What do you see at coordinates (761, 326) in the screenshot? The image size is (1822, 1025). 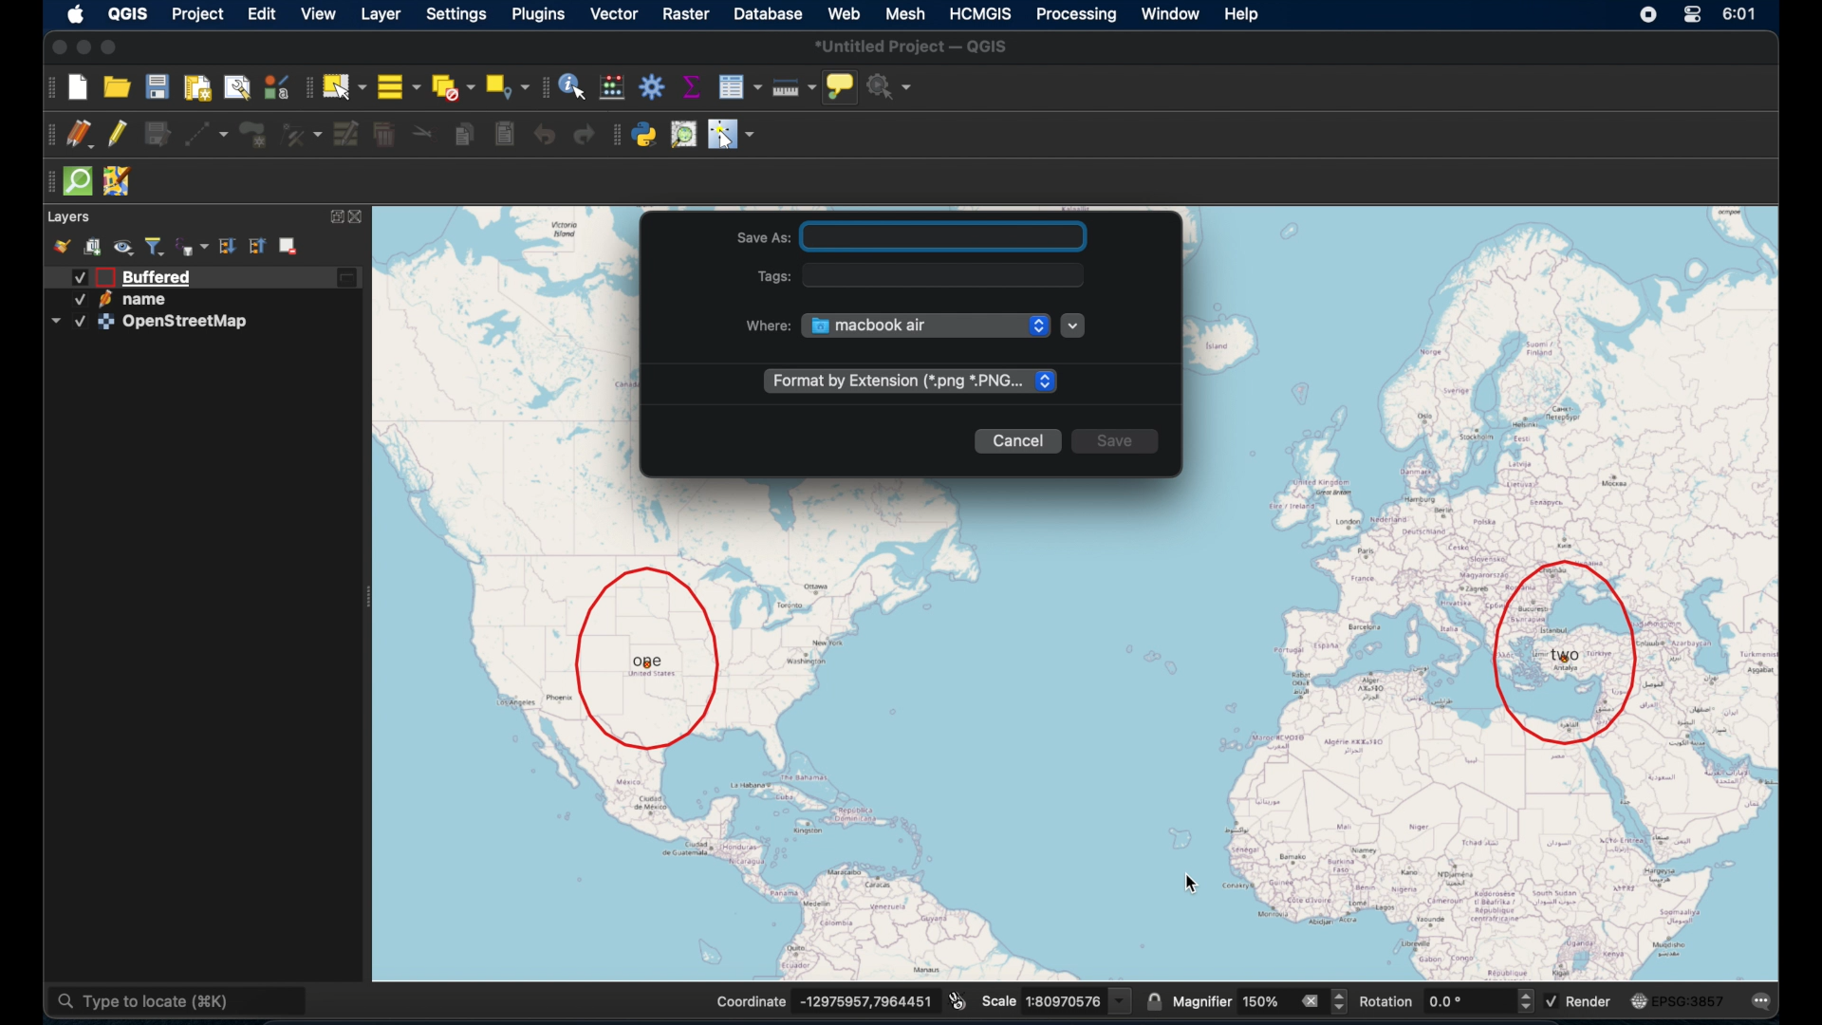 I see `where` at bounding box center [761, 326].